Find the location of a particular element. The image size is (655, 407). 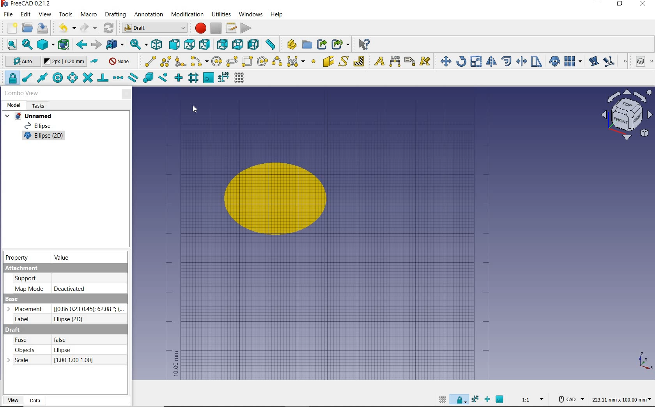

text is located at coordinates (378, 60).